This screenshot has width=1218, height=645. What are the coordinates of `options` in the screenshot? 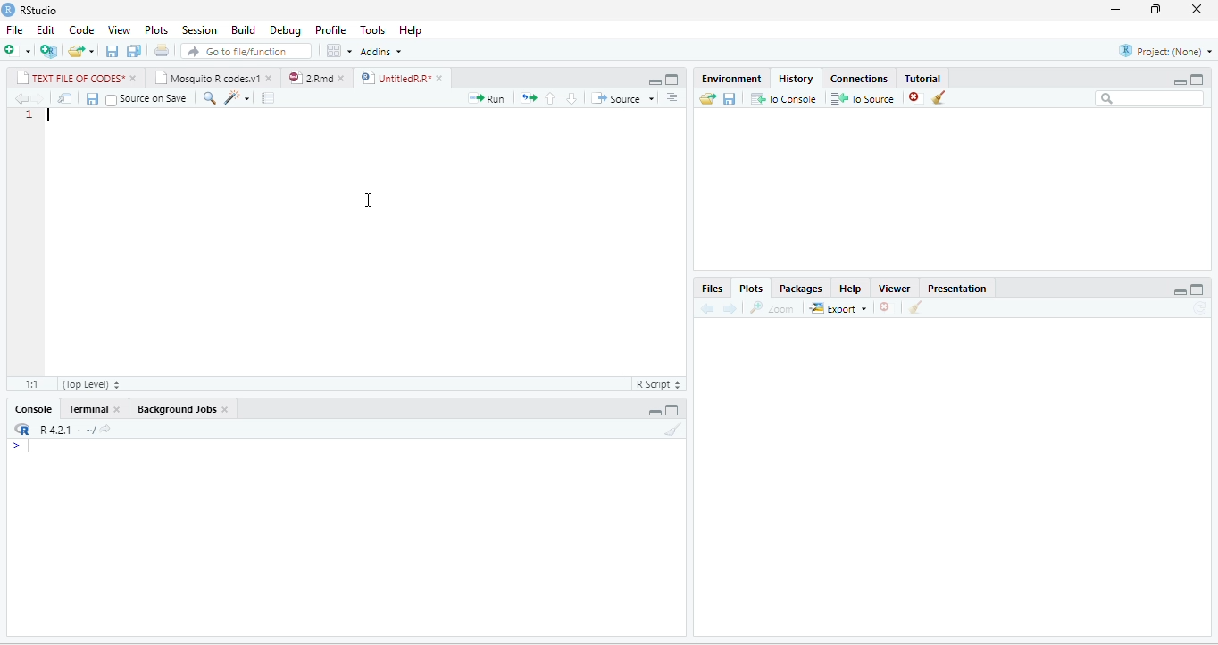 It's located at (340, 51).